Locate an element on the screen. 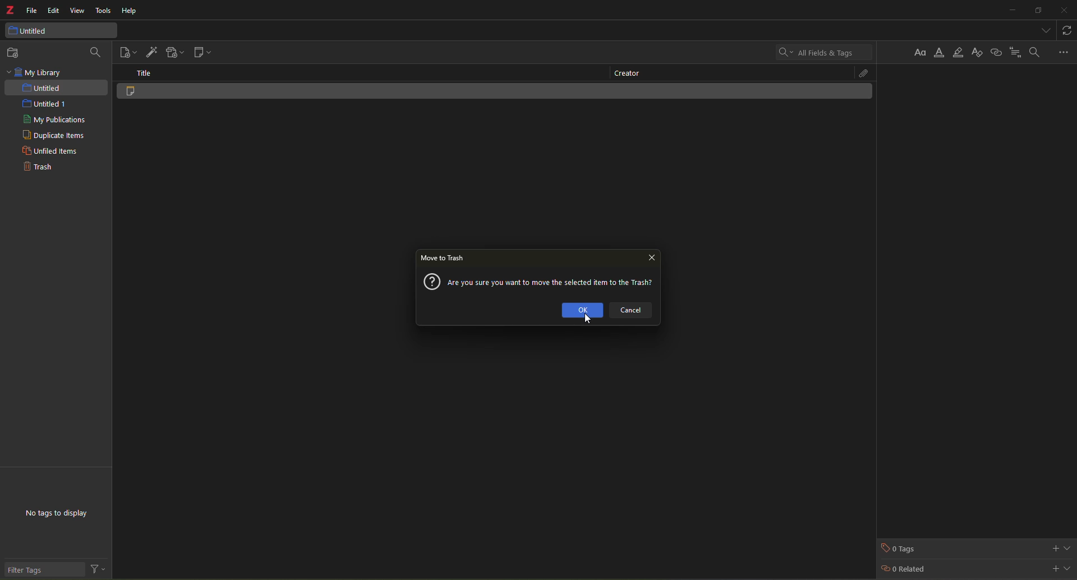  duplicate items is located at coordinates (56, 137).